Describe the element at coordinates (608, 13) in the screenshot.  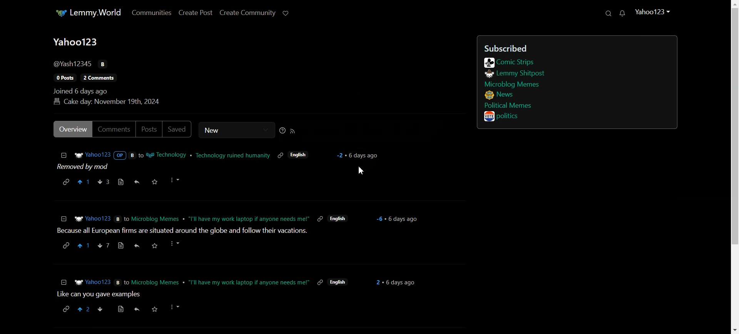
I see `Search` at that location.